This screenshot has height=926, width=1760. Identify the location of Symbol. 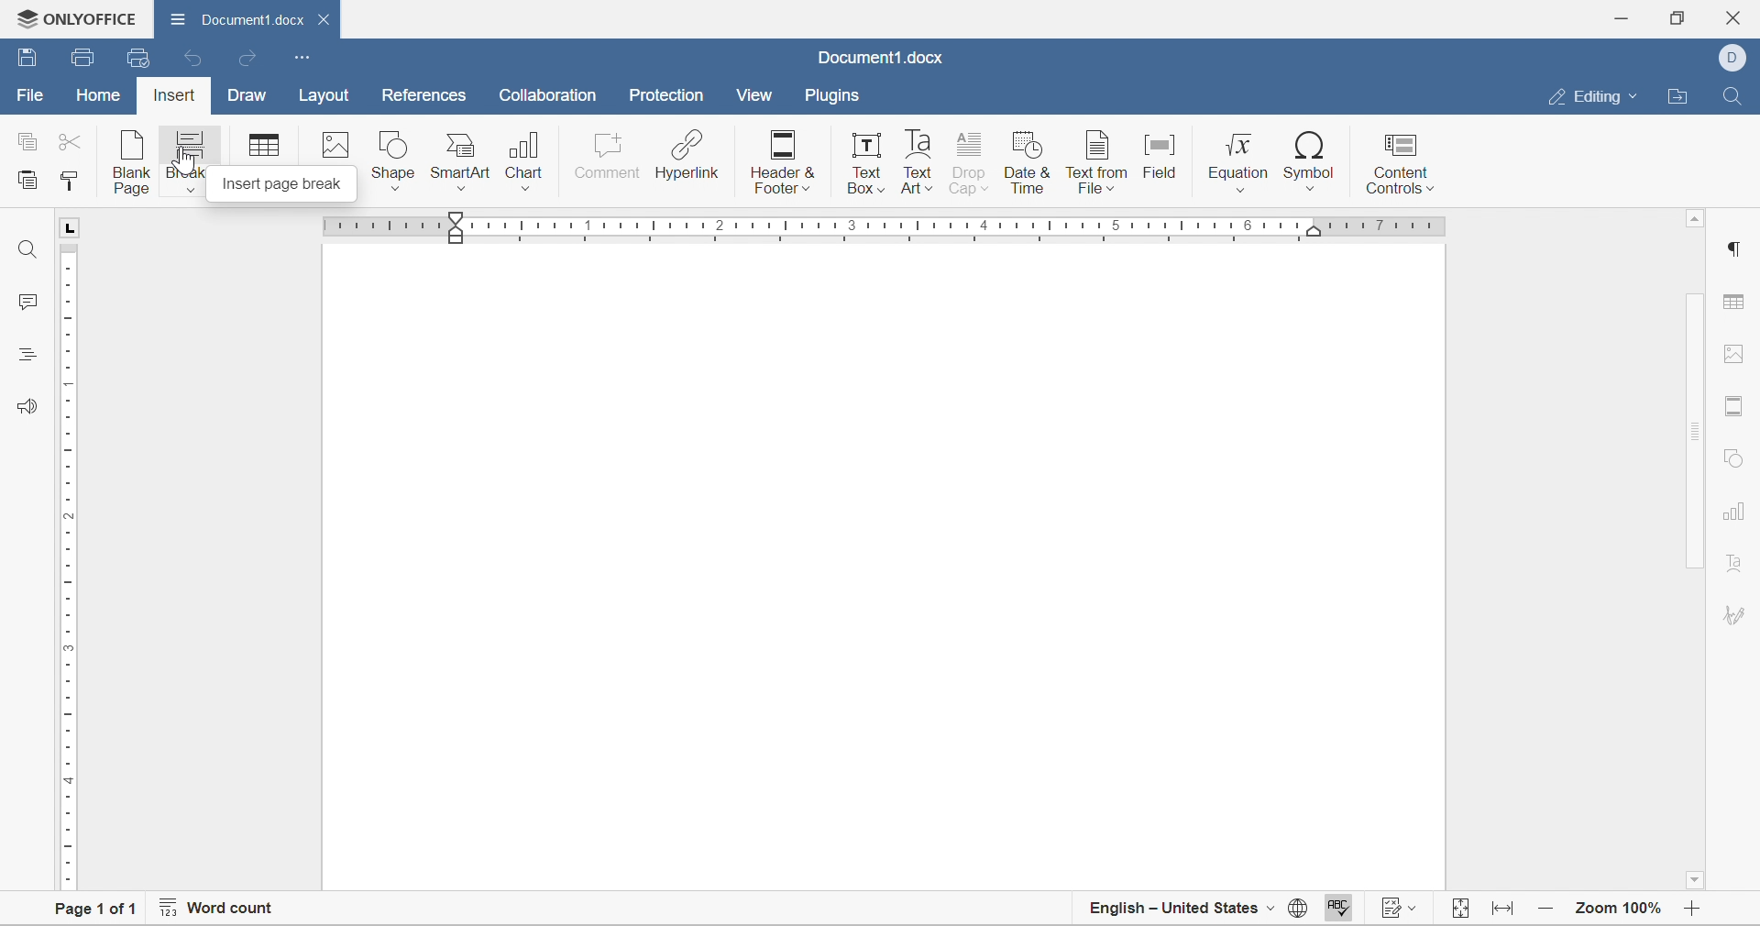
(1312, 162).